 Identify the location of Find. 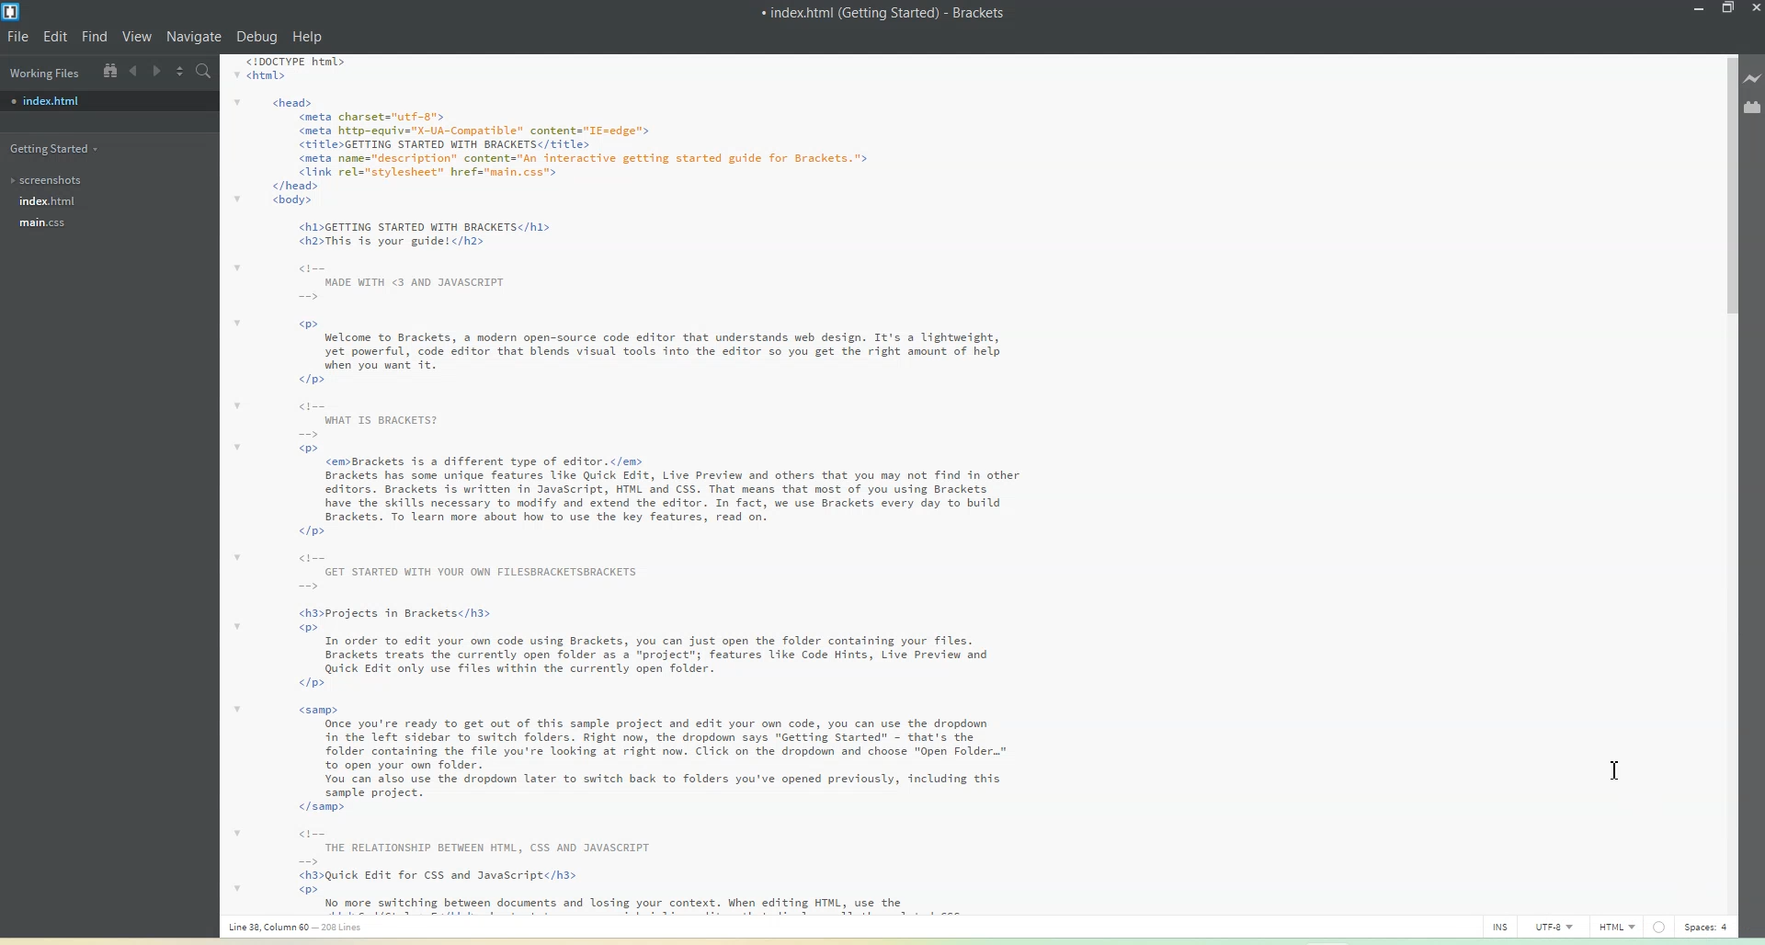
(94, 36).